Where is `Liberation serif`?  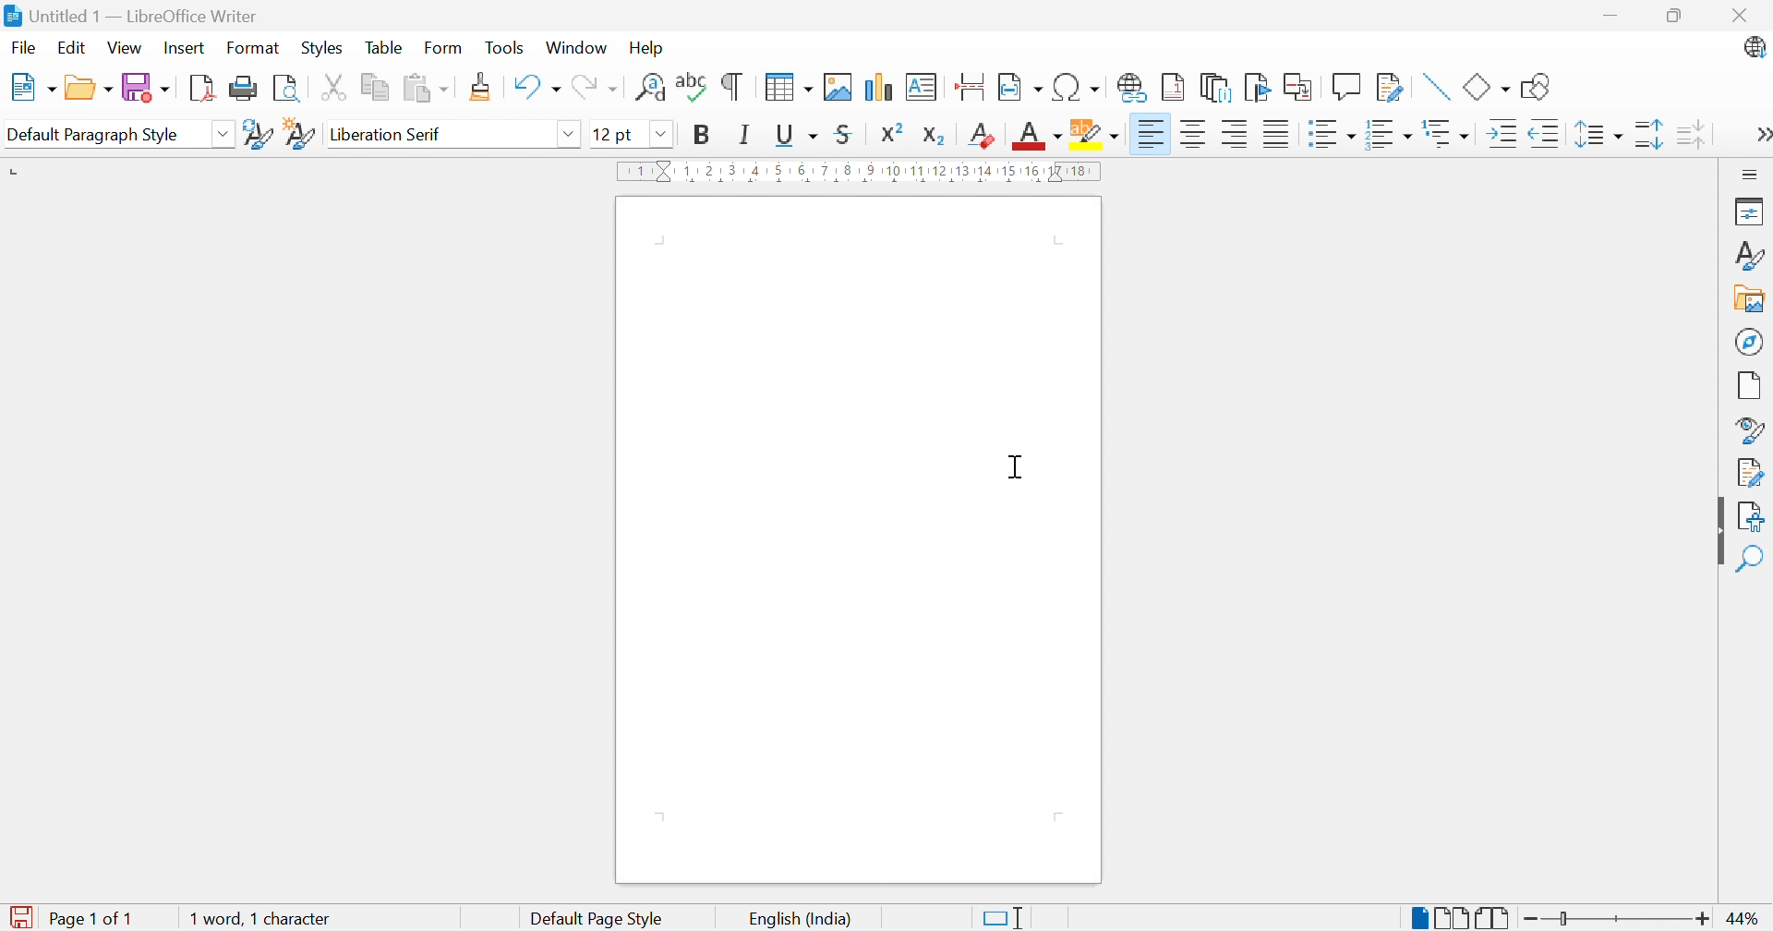 Liberation serif is located at coordinates (386, 133).